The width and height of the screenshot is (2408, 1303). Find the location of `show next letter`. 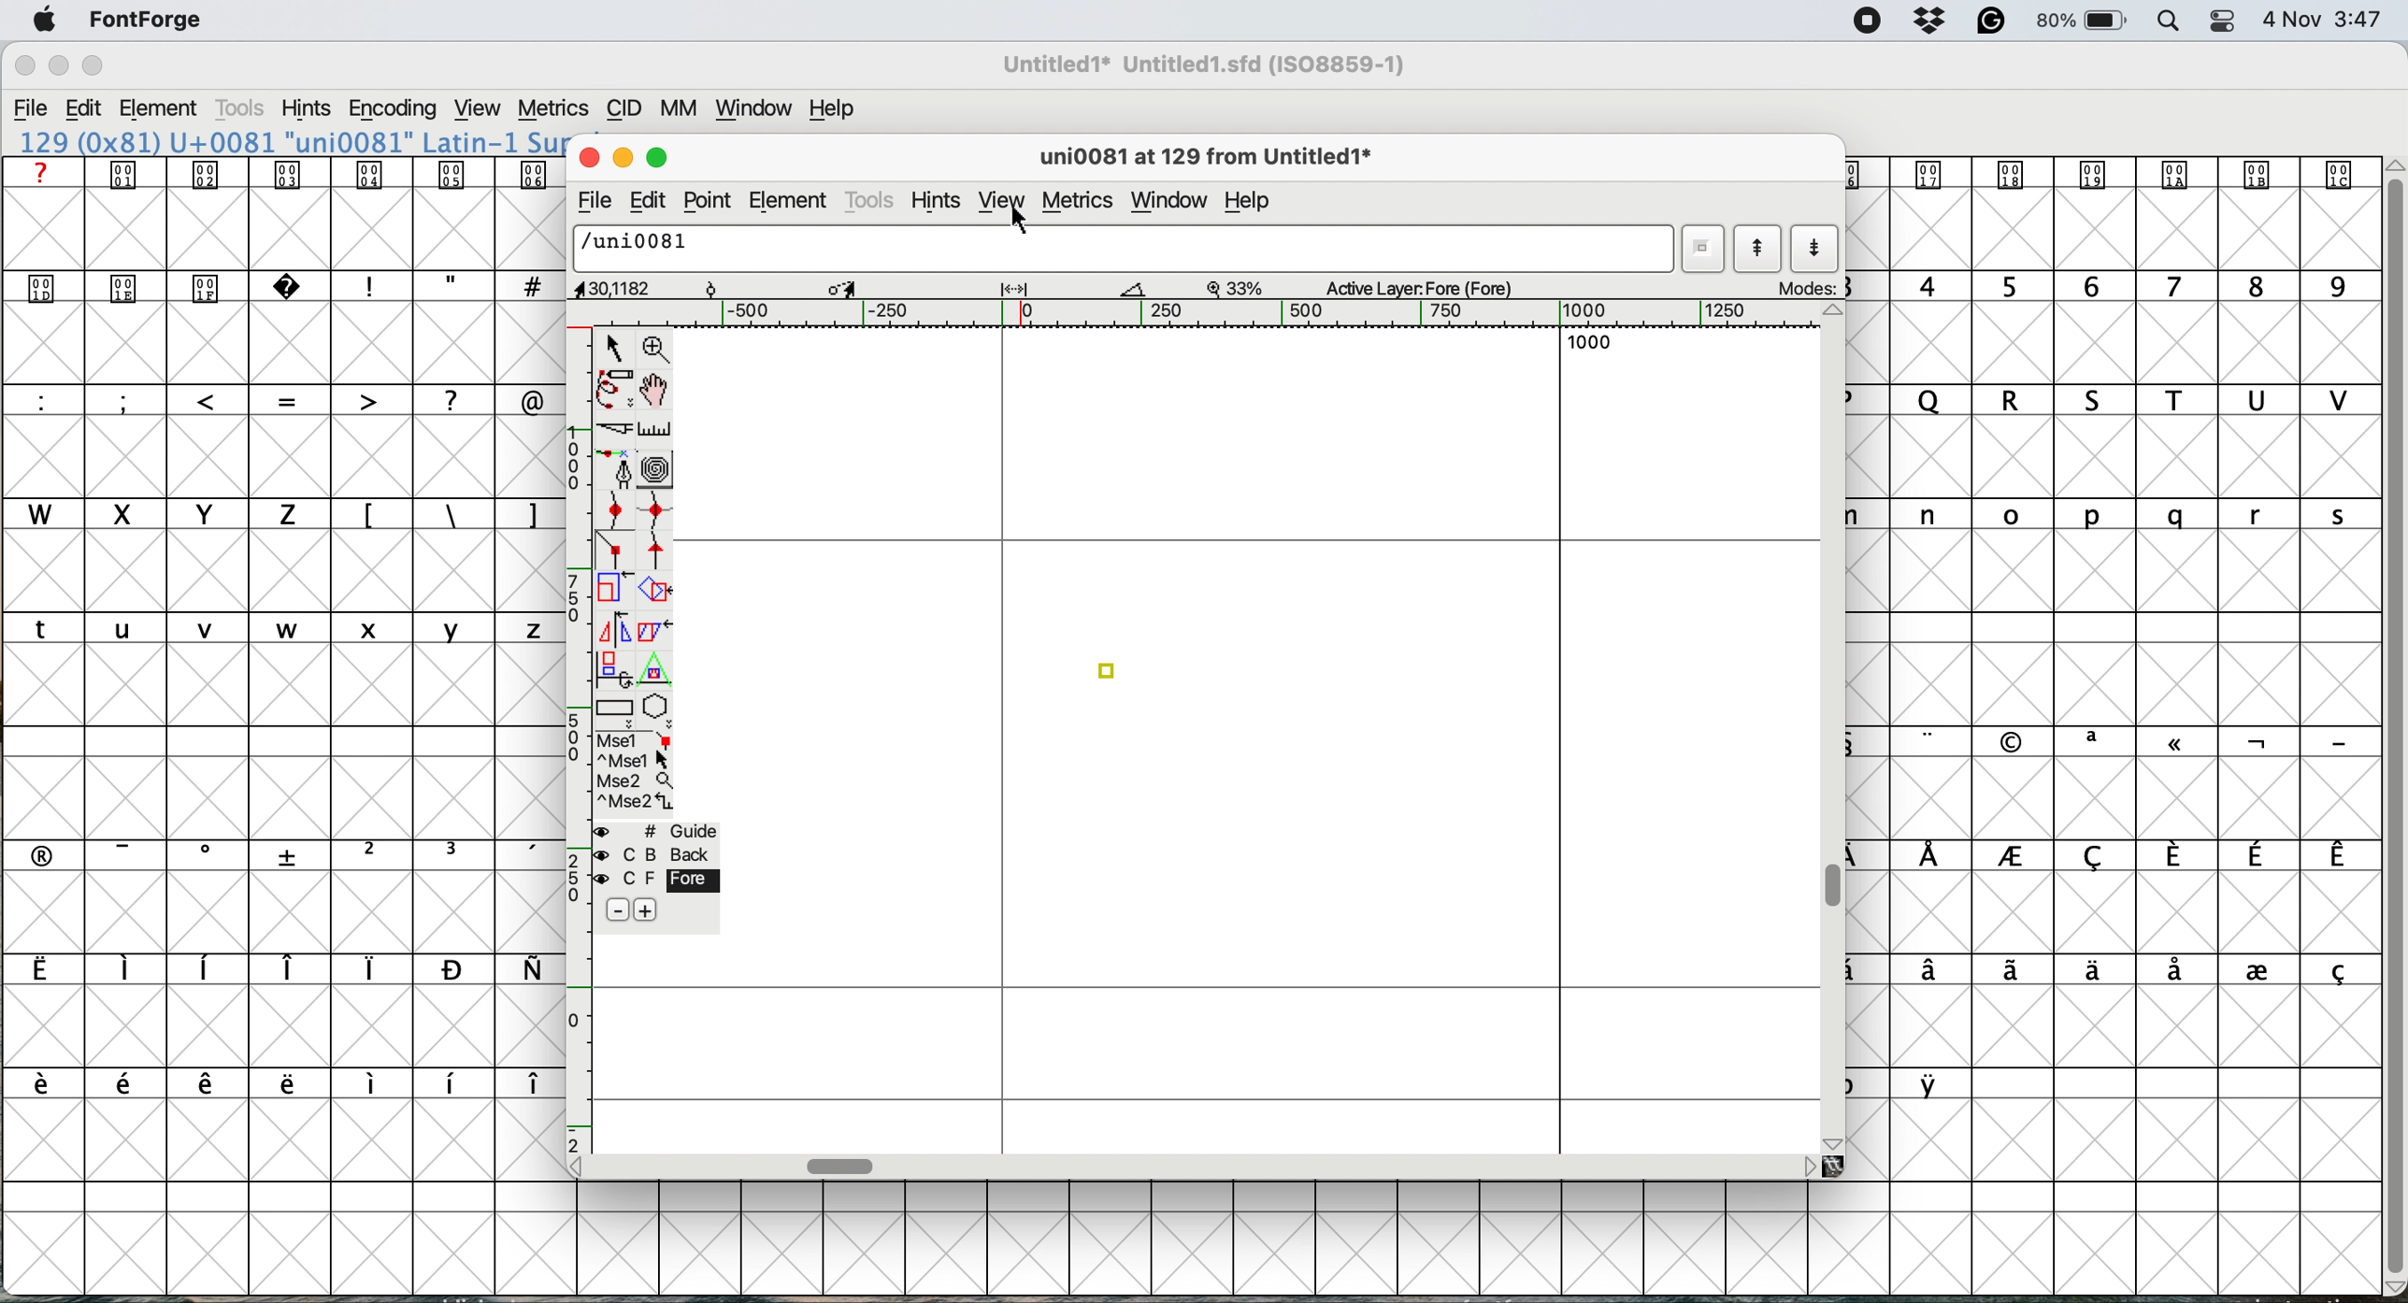

show next letter is located at coordinates (1813, 247).